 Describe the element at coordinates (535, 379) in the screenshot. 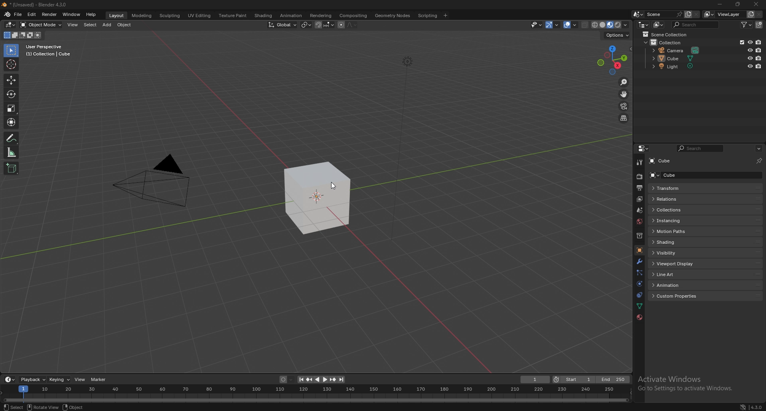

I see `current frame` at that location.